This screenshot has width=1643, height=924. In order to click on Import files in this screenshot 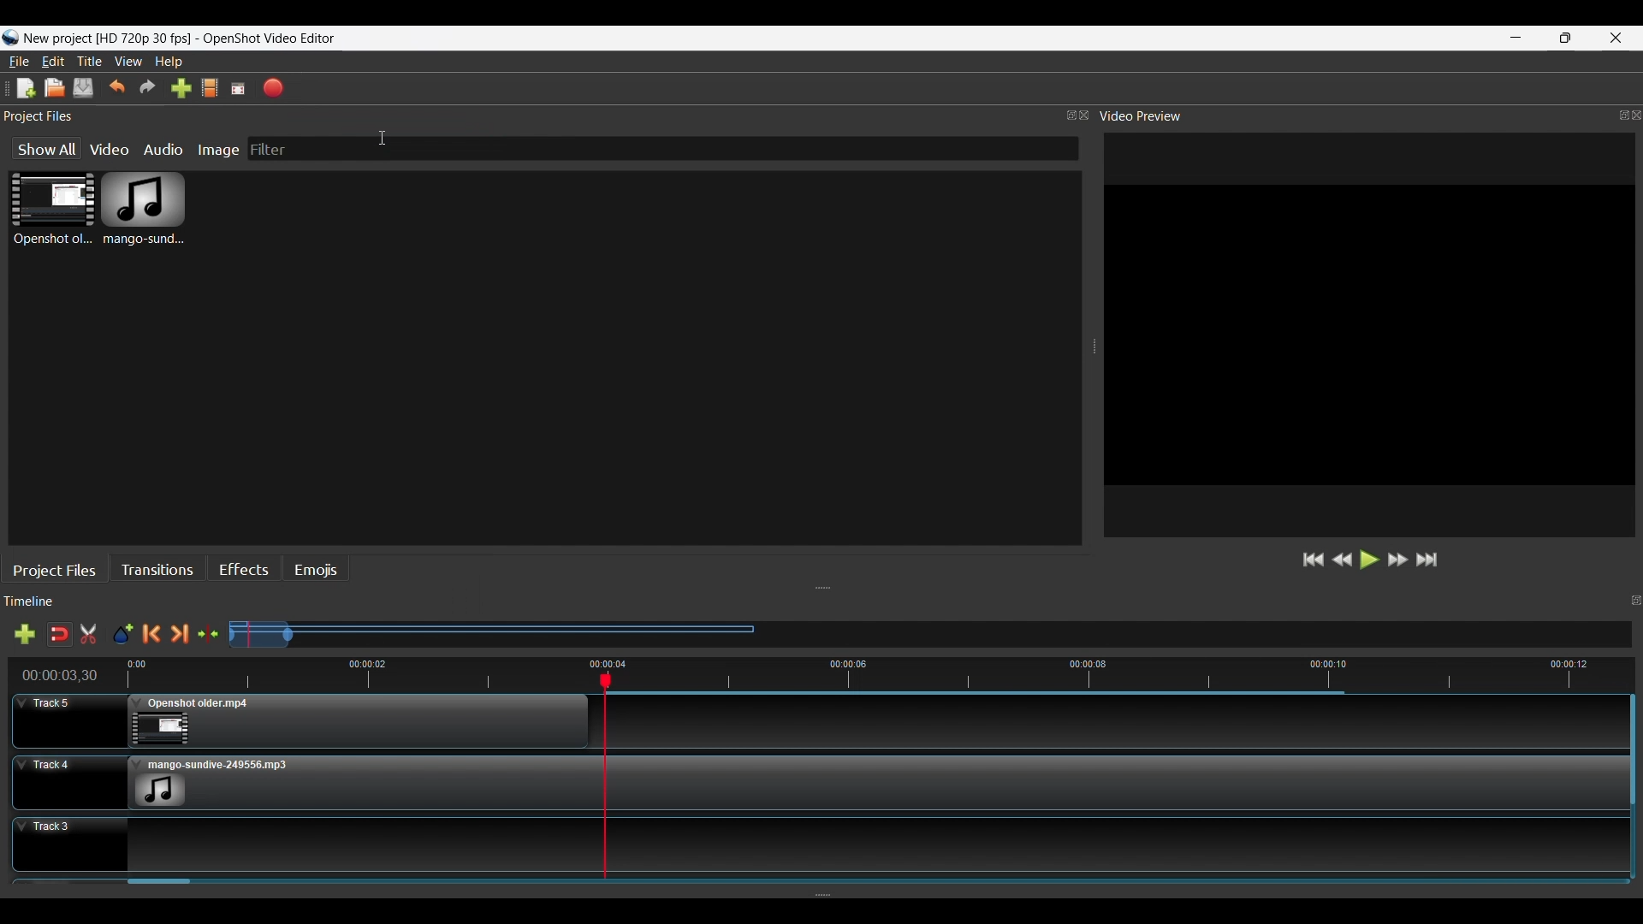, I will do `click(181, 88)`.